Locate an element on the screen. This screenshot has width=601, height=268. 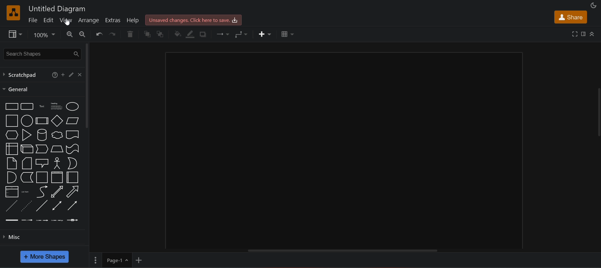
diamond is located at coordinates (57, 120).